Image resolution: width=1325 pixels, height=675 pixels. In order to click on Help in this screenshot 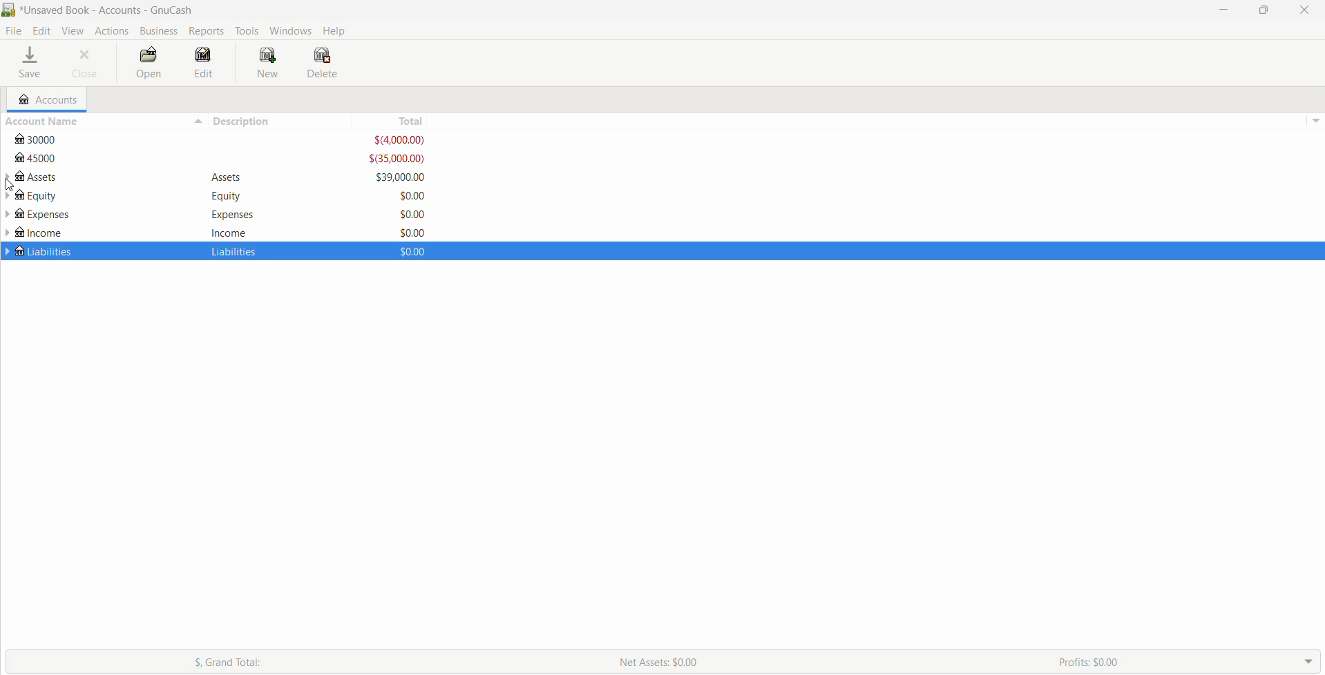, I will do `click(336, 30)`.